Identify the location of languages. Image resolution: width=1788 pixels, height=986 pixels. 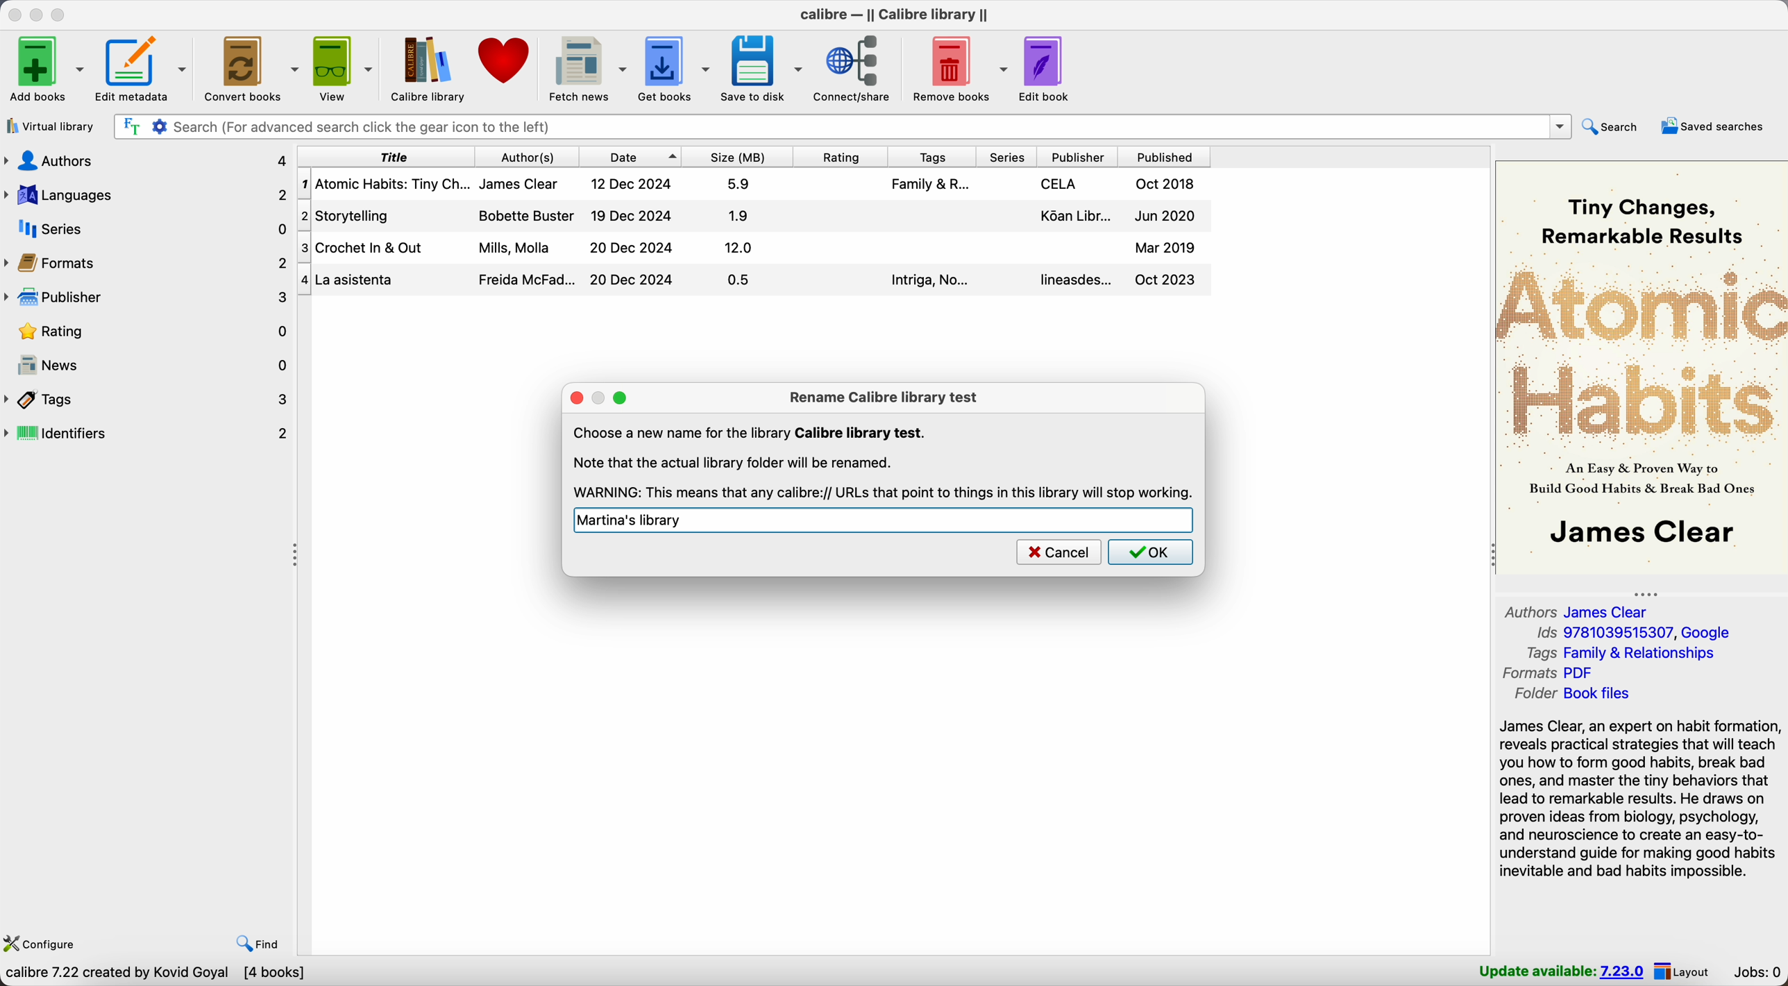
(148, 195).